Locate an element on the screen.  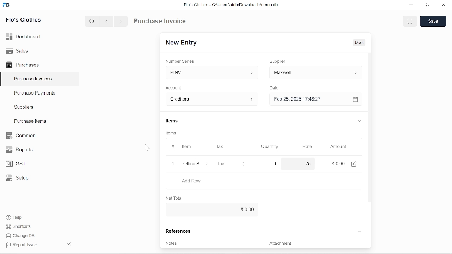
previous is located at coordinates (107, 22).